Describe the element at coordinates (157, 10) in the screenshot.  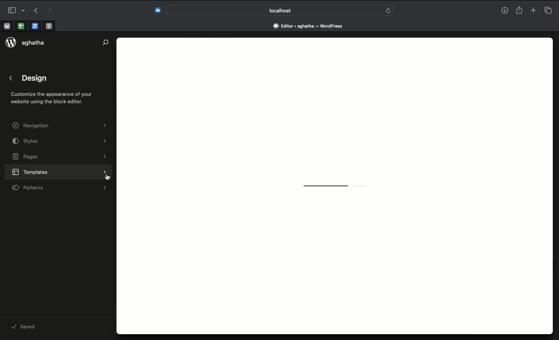
I see `Extensions` at that location.